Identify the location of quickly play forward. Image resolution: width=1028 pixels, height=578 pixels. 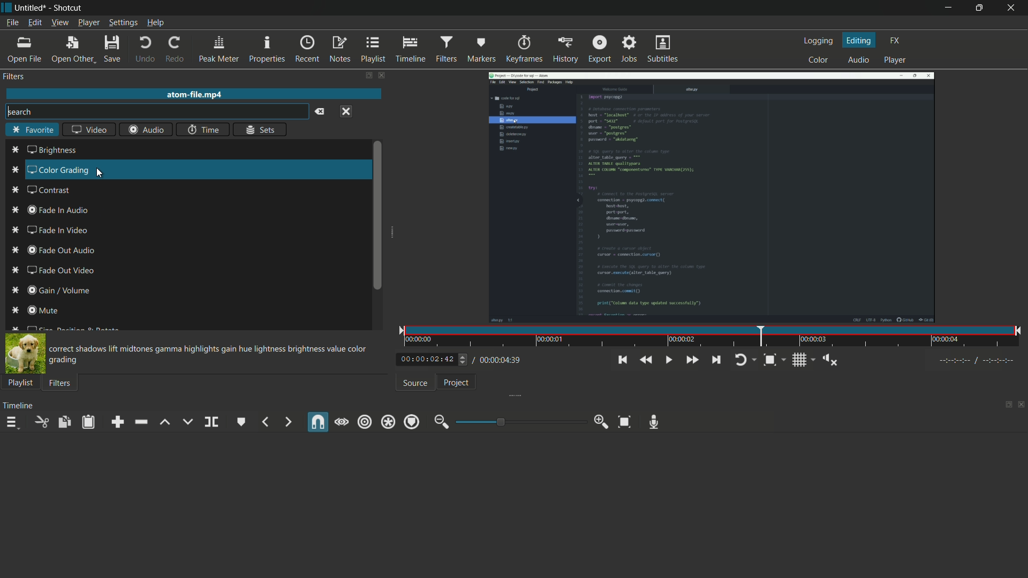
(693, 360).